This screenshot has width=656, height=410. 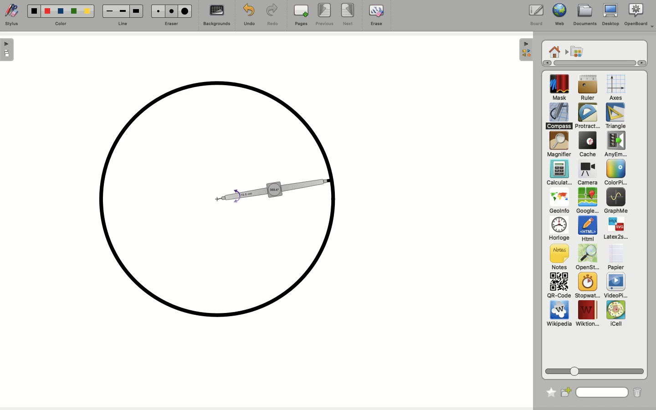 I want to click on GeoInfo, so click(x=559, y=203).